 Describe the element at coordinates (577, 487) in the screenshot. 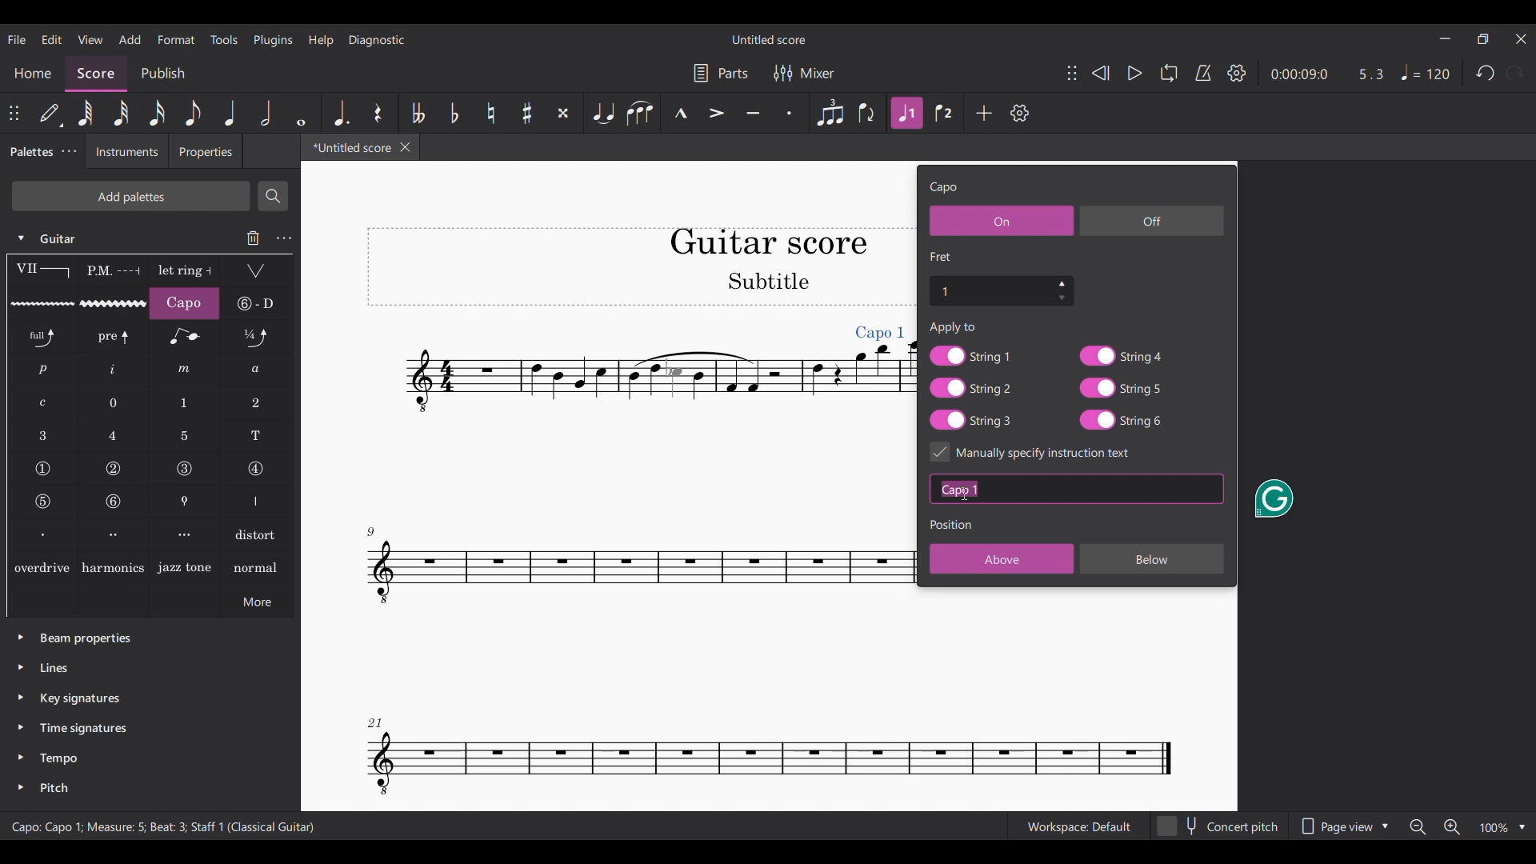

I see `Current score` at that location.